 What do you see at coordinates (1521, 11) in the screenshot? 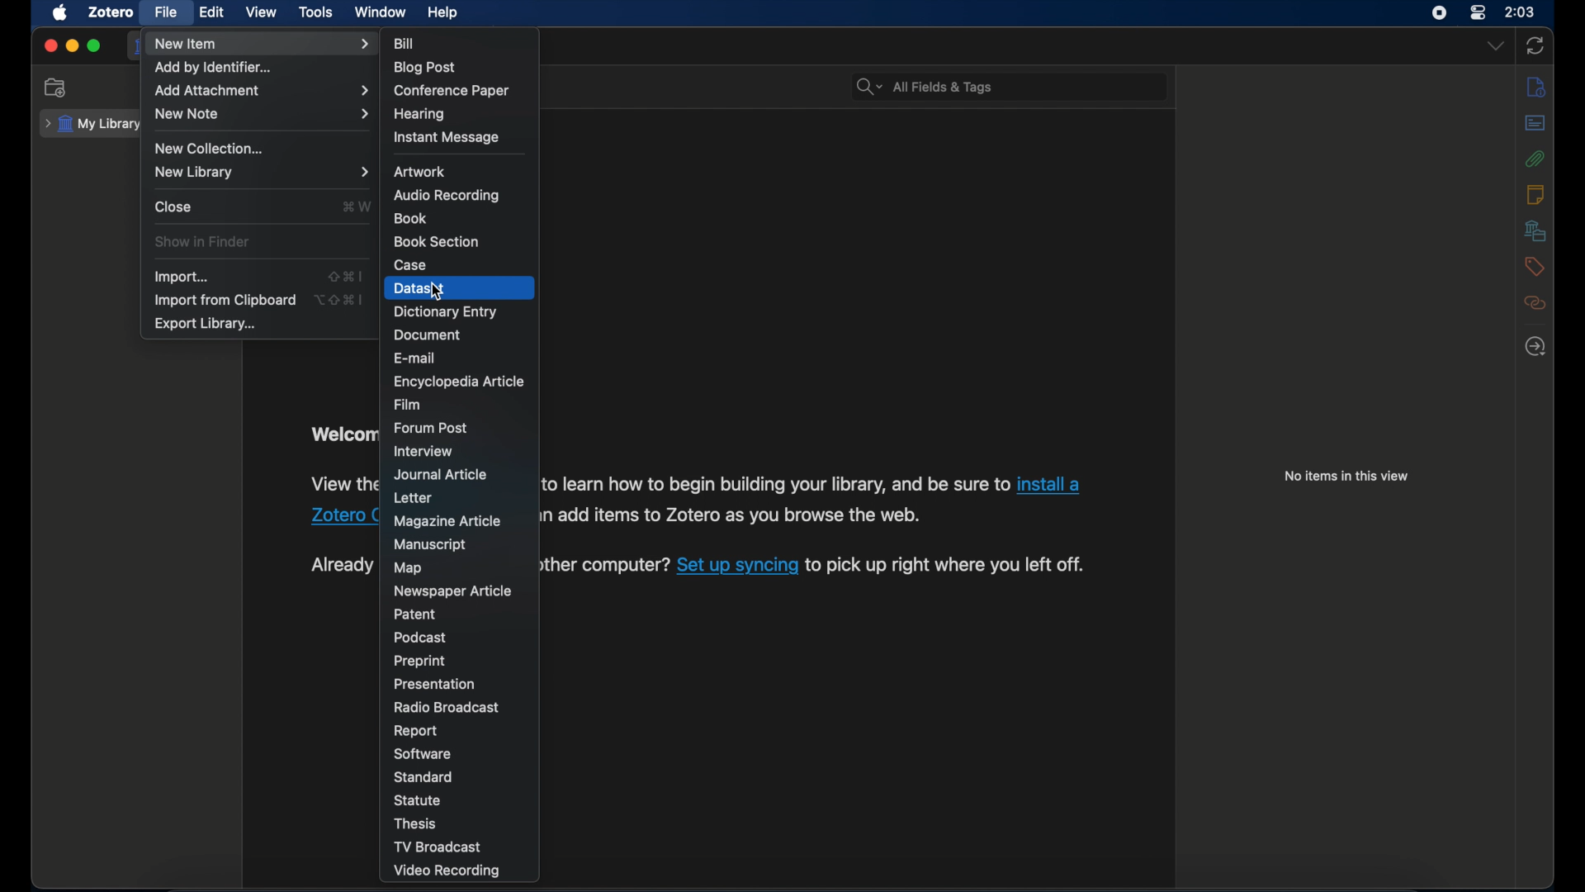
I see `time` at bounding box center [1521, 11].